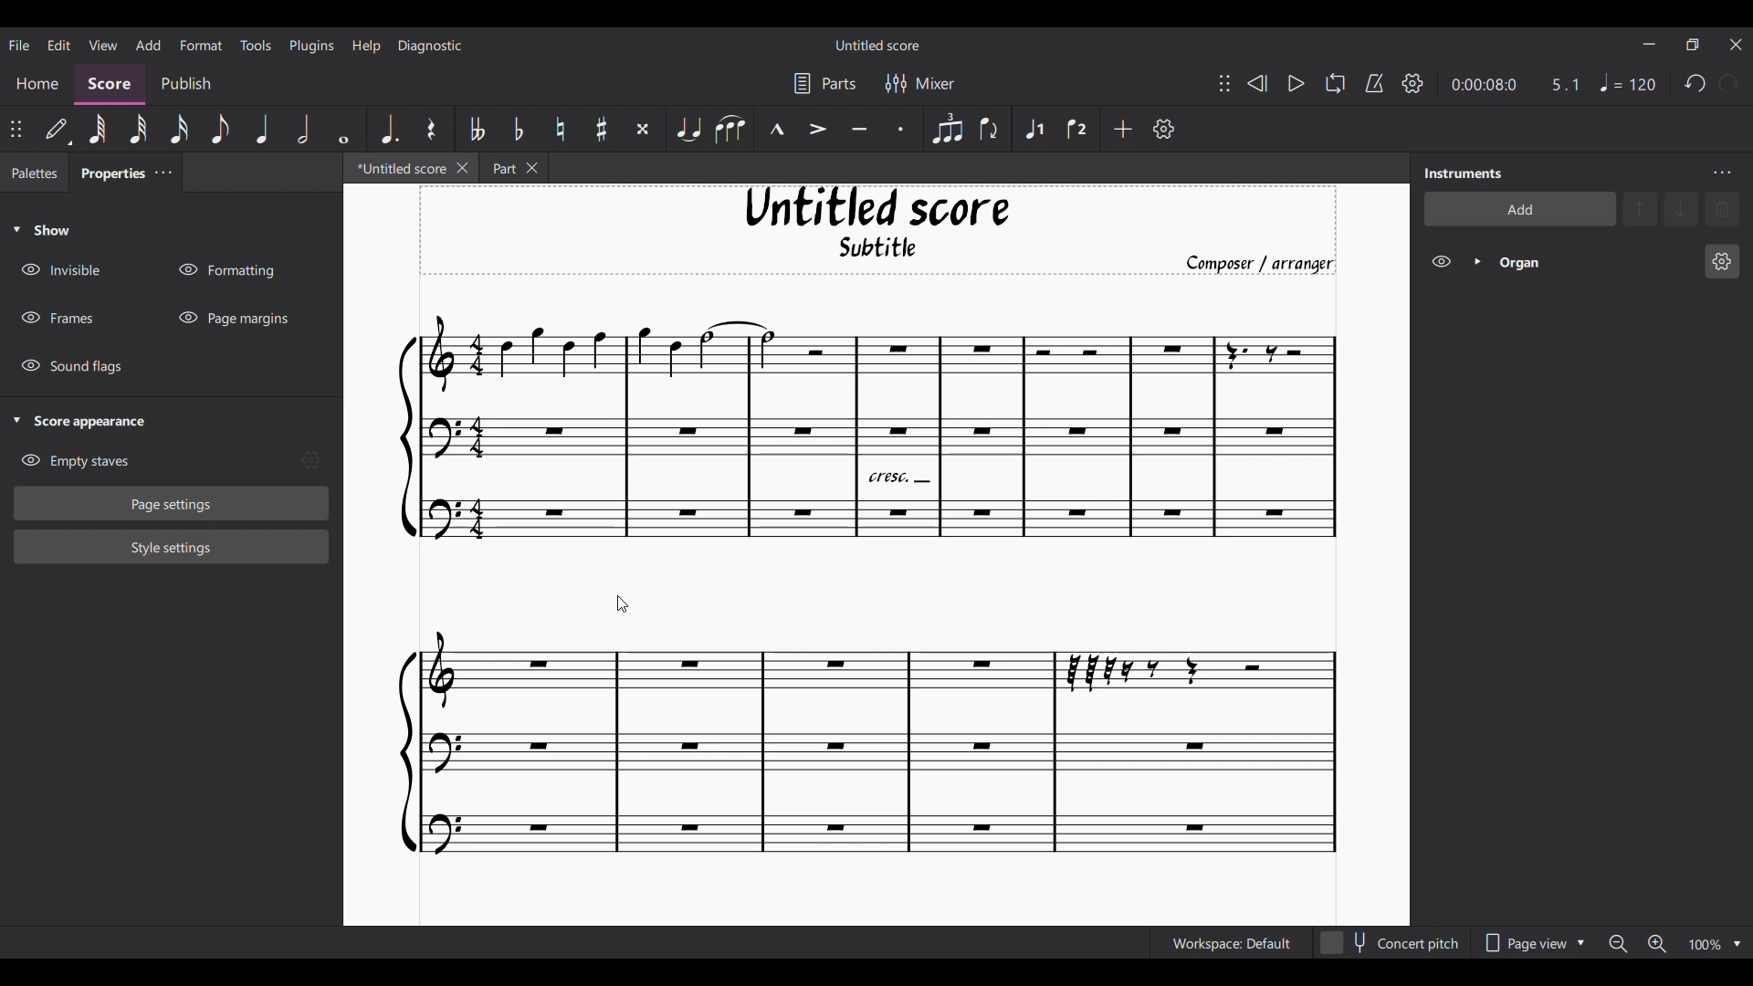 This screenshot has width=1753, height=986. Describe the element at coordinates (877, 207) in the screenshot. I see `Untitled Score` at that location.